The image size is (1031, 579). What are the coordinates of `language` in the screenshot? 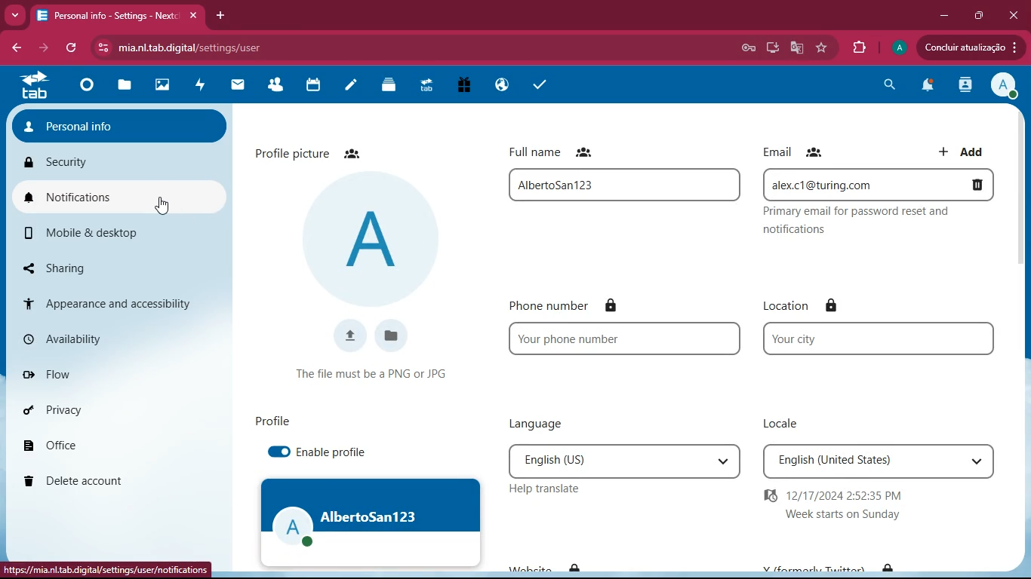 It's located at (540, 424).